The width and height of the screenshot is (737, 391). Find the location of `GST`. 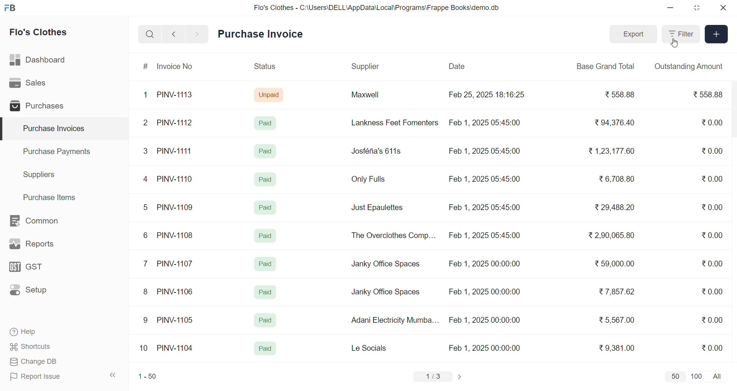

GST is located at coordinates (40, 269).